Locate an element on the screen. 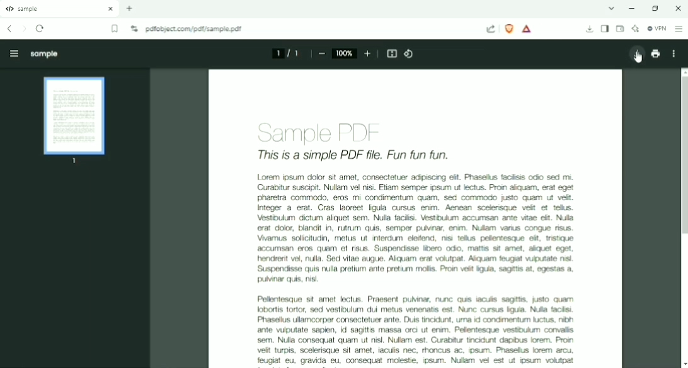 The width and height of the screenshot is (688, 368). Close is located at coordinates (677, 8).